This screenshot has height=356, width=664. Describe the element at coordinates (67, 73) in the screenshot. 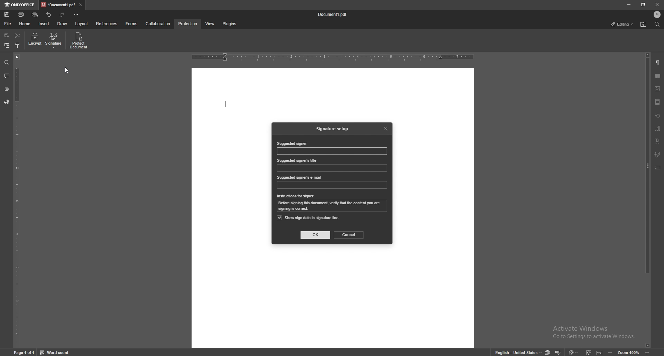

I see `cursor` at that location.